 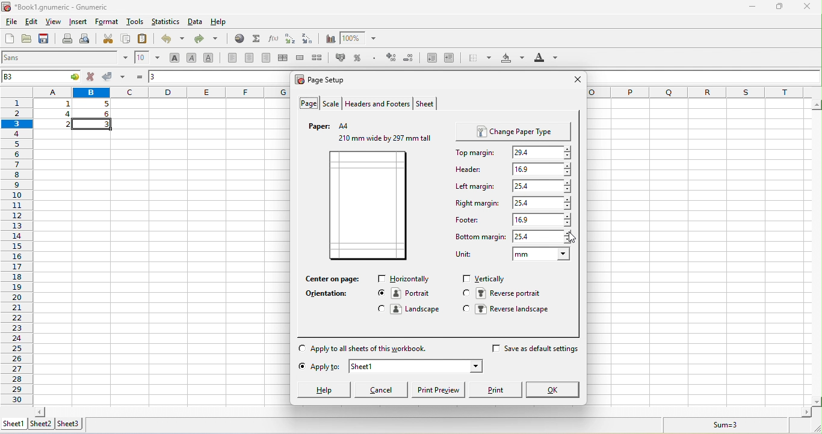 I want to click on sheet 2, so click(x=41, y=424).